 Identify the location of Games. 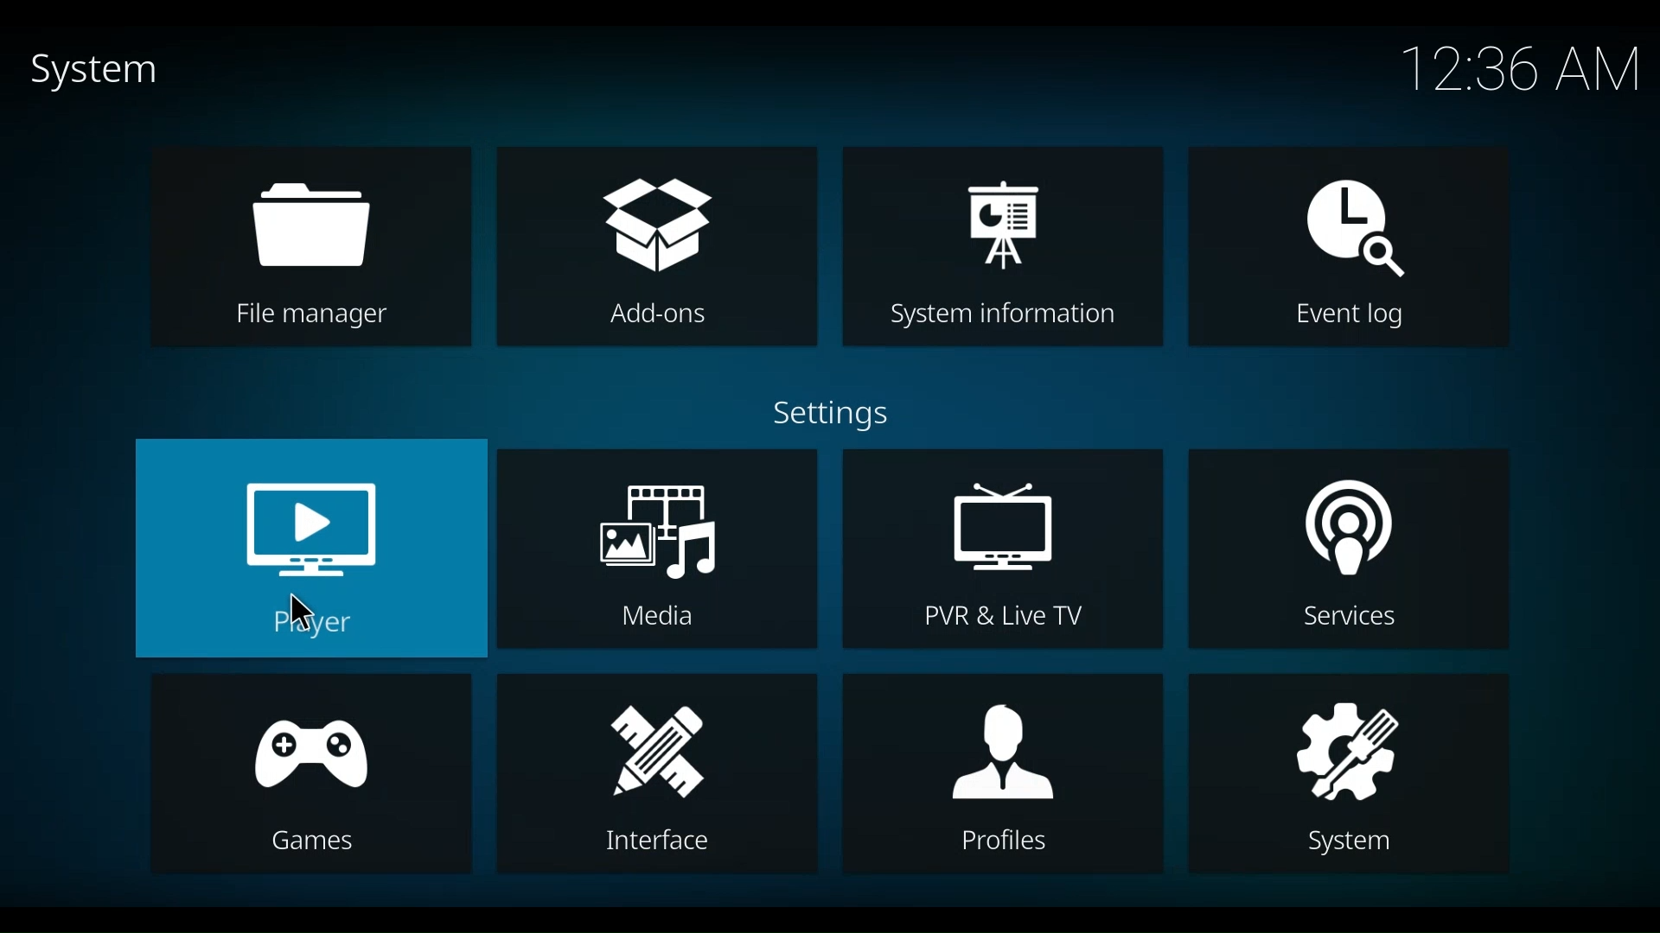
(310, 772).